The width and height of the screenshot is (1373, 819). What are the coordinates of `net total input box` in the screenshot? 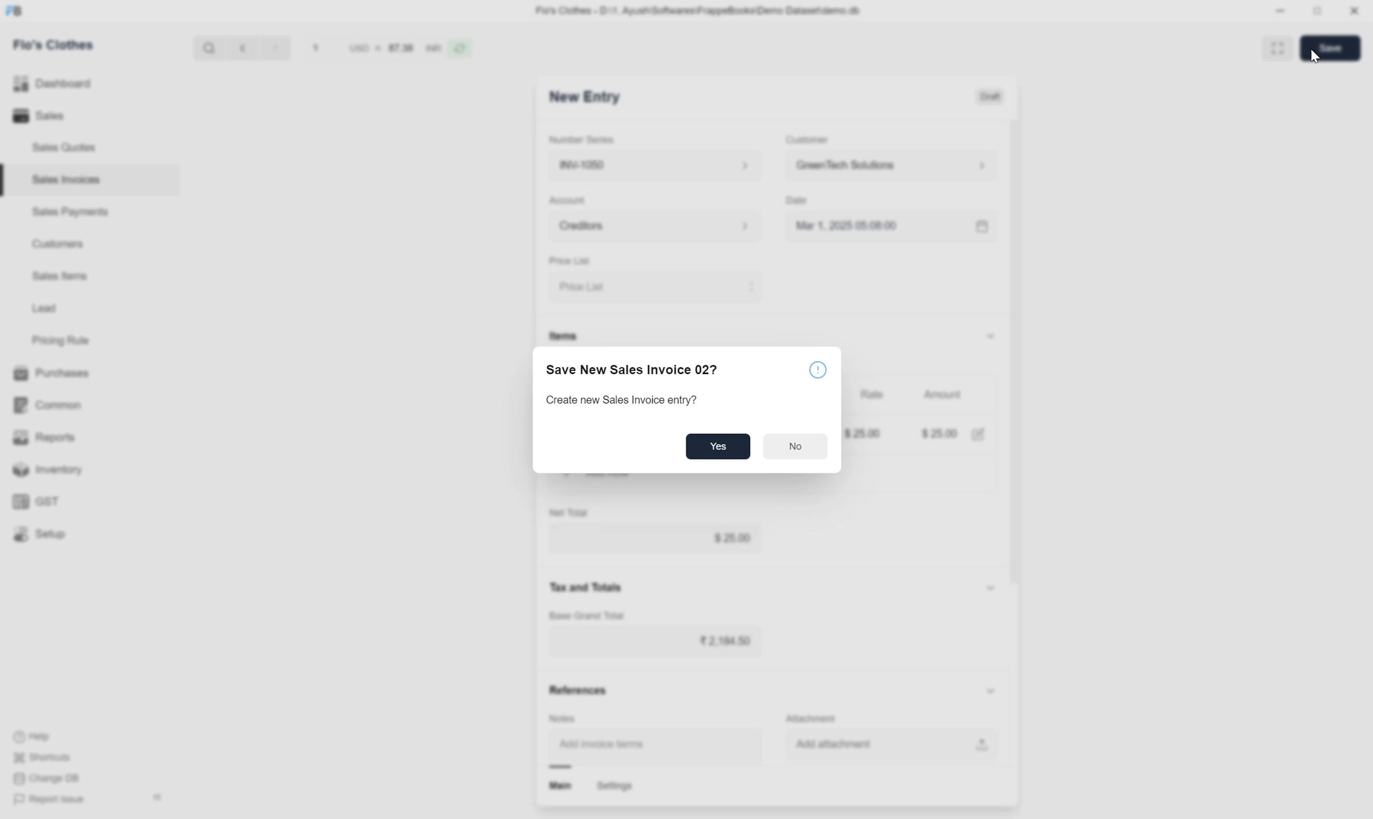 It's located at (664, 541).